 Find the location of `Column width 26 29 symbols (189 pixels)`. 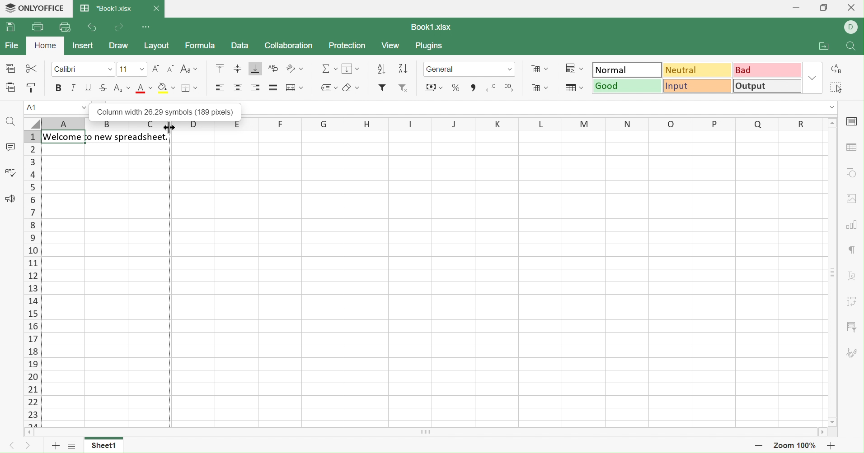

Column width 26 29 symbols (189 pixels) is located at coordinates (162, 109).